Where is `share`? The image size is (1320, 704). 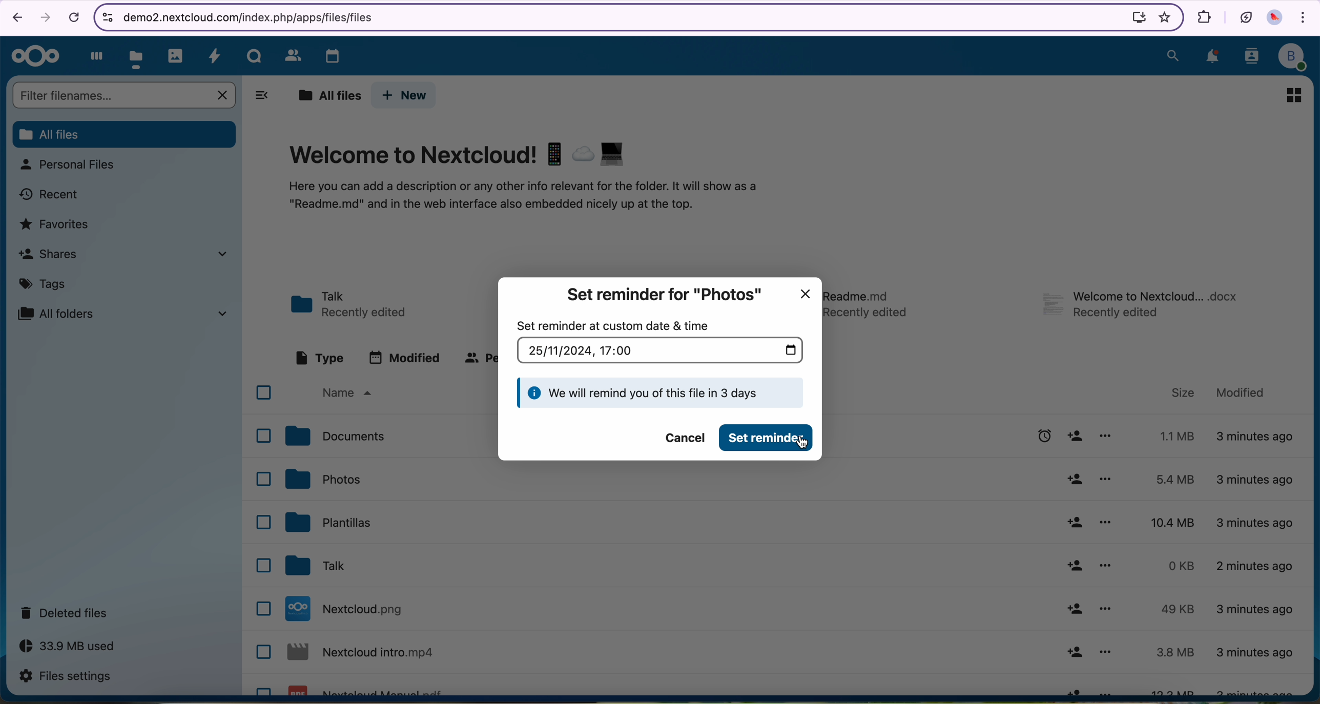 share is located at coordinates (1076, 689).